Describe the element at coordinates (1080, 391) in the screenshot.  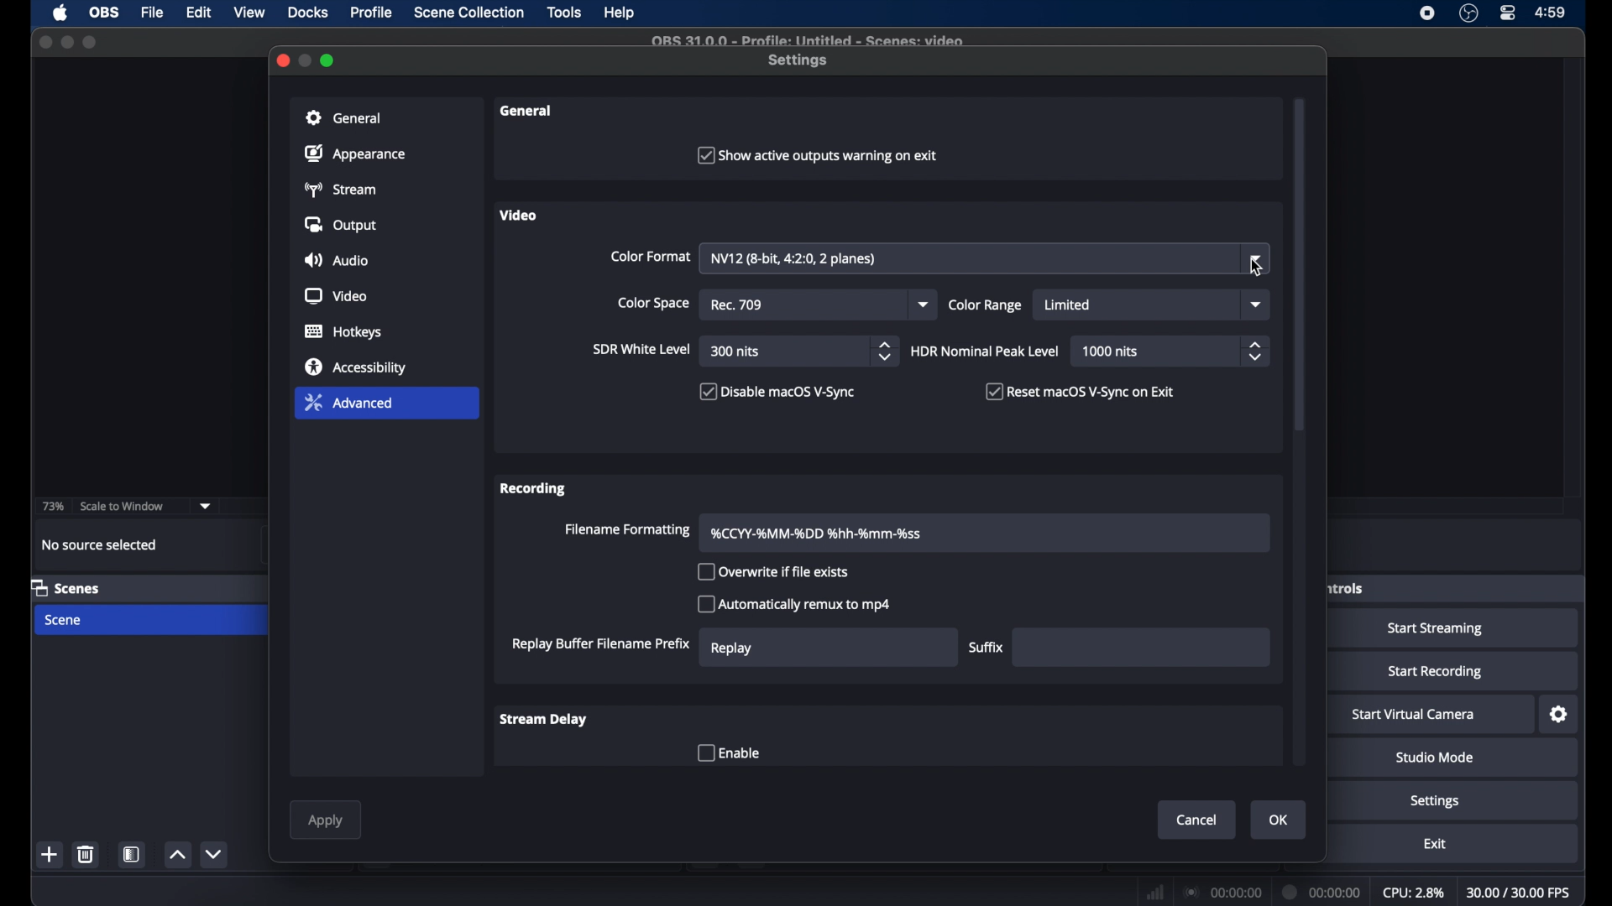
I see `reset macOS V-sync on exit` at that location.